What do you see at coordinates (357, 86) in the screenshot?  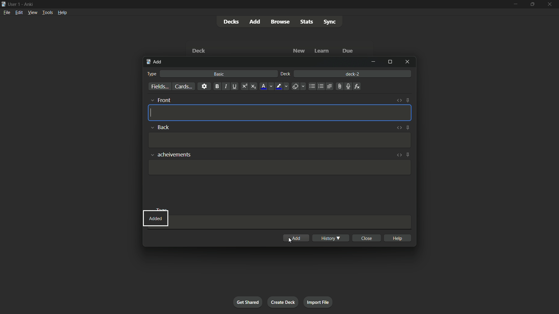 I see `equations` at bounding box center [357, 86].